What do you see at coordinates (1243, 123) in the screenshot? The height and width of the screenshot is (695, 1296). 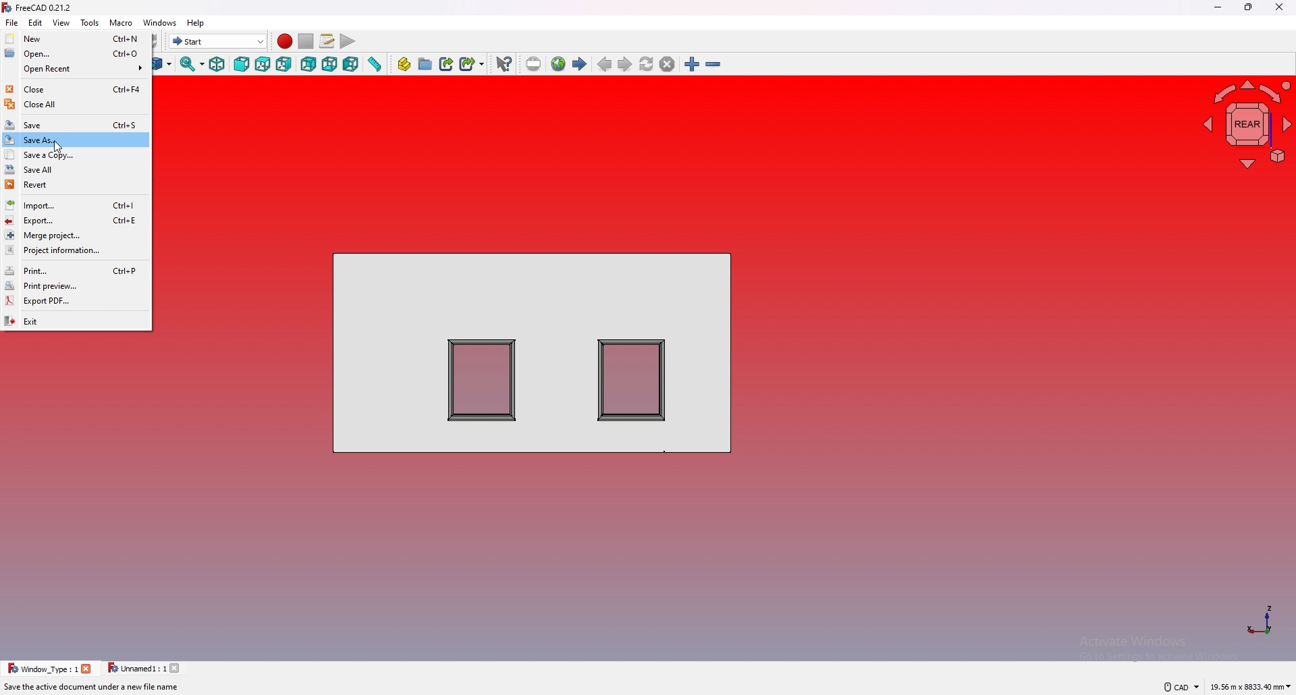 I see `navigating cube` at bounding box center [1243, 123].